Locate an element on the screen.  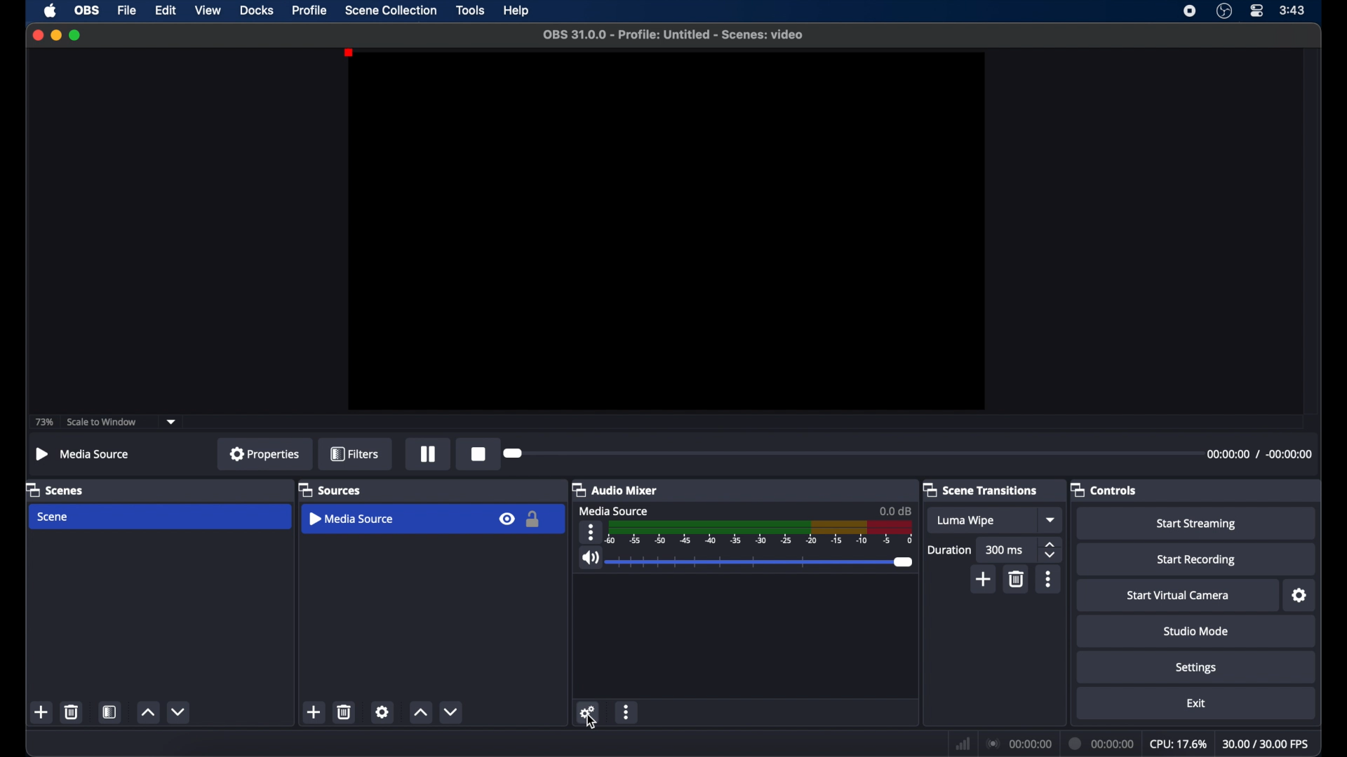
increment is located at coordinates (420, 713).